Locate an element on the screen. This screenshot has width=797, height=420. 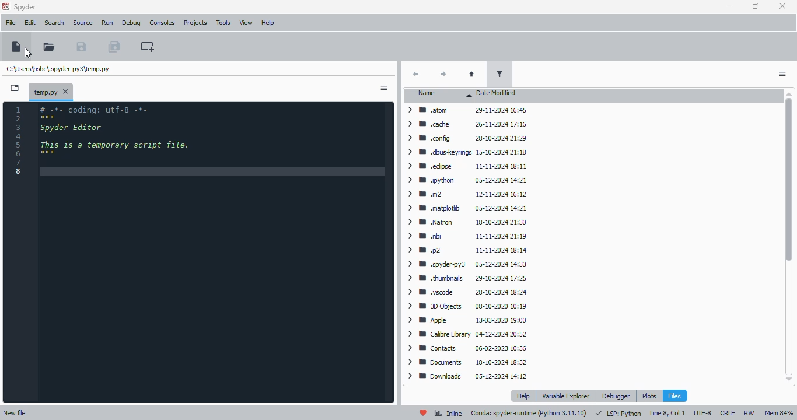
edit is located at coordinates (30, 23).